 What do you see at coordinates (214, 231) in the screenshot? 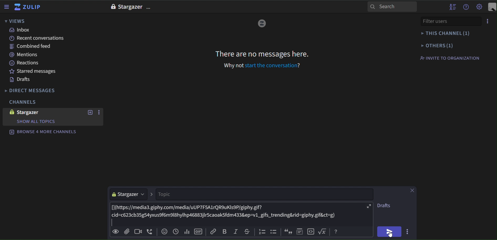
I see `link` at bounding box center [214, 231].